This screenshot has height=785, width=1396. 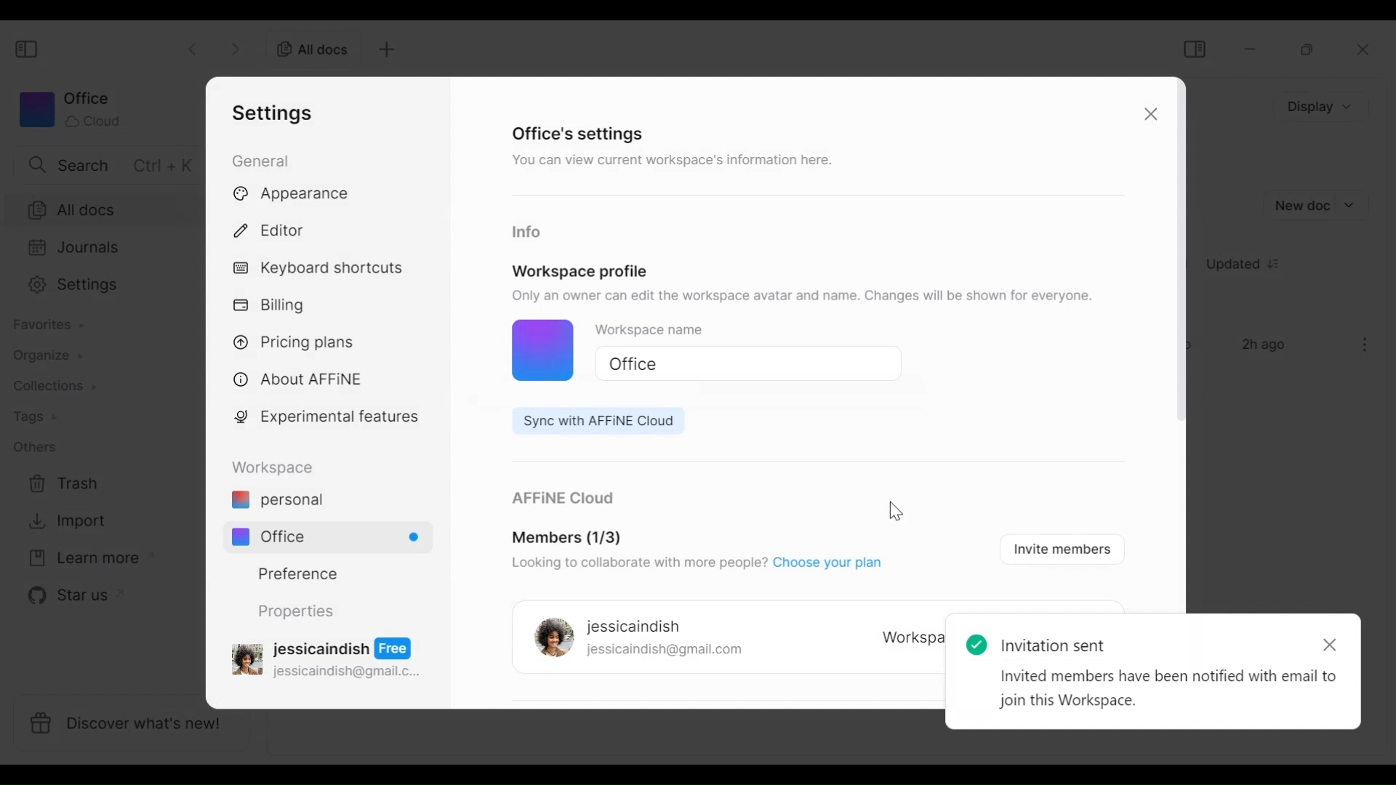 What do you see at coordinates (539, 352) in the screenshot?
I see `Profile` at bounding box center [539, 352].